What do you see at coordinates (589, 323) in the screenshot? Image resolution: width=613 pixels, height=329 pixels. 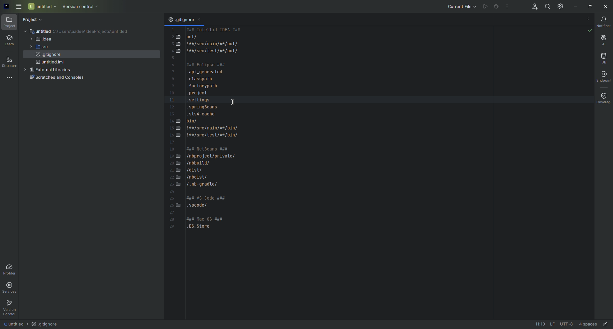 I see `4 spaces(indent)` at bounding box center [589, 323].